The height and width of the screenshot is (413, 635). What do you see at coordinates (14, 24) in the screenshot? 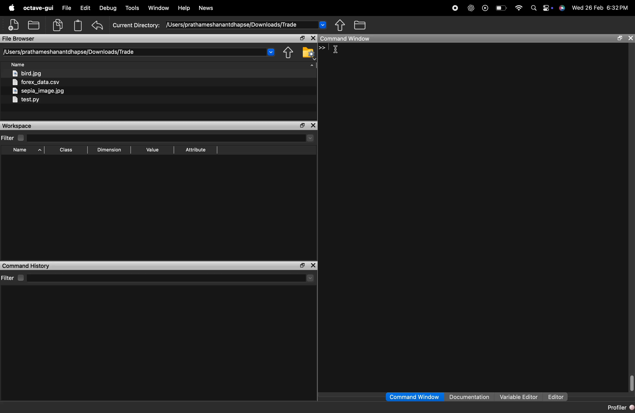
I see `new script` at bounding box center [14, 24].